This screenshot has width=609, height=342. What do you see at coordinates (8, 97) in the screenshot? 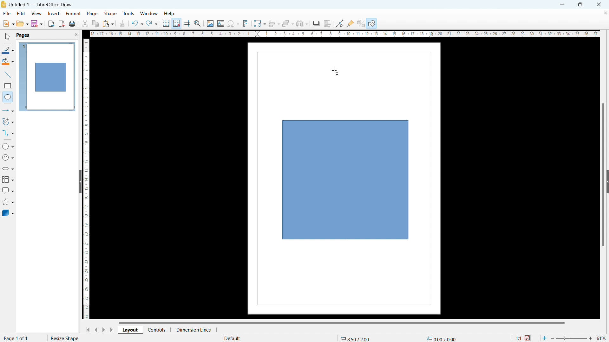
I see `elipse` at bounding box center [8, 97].